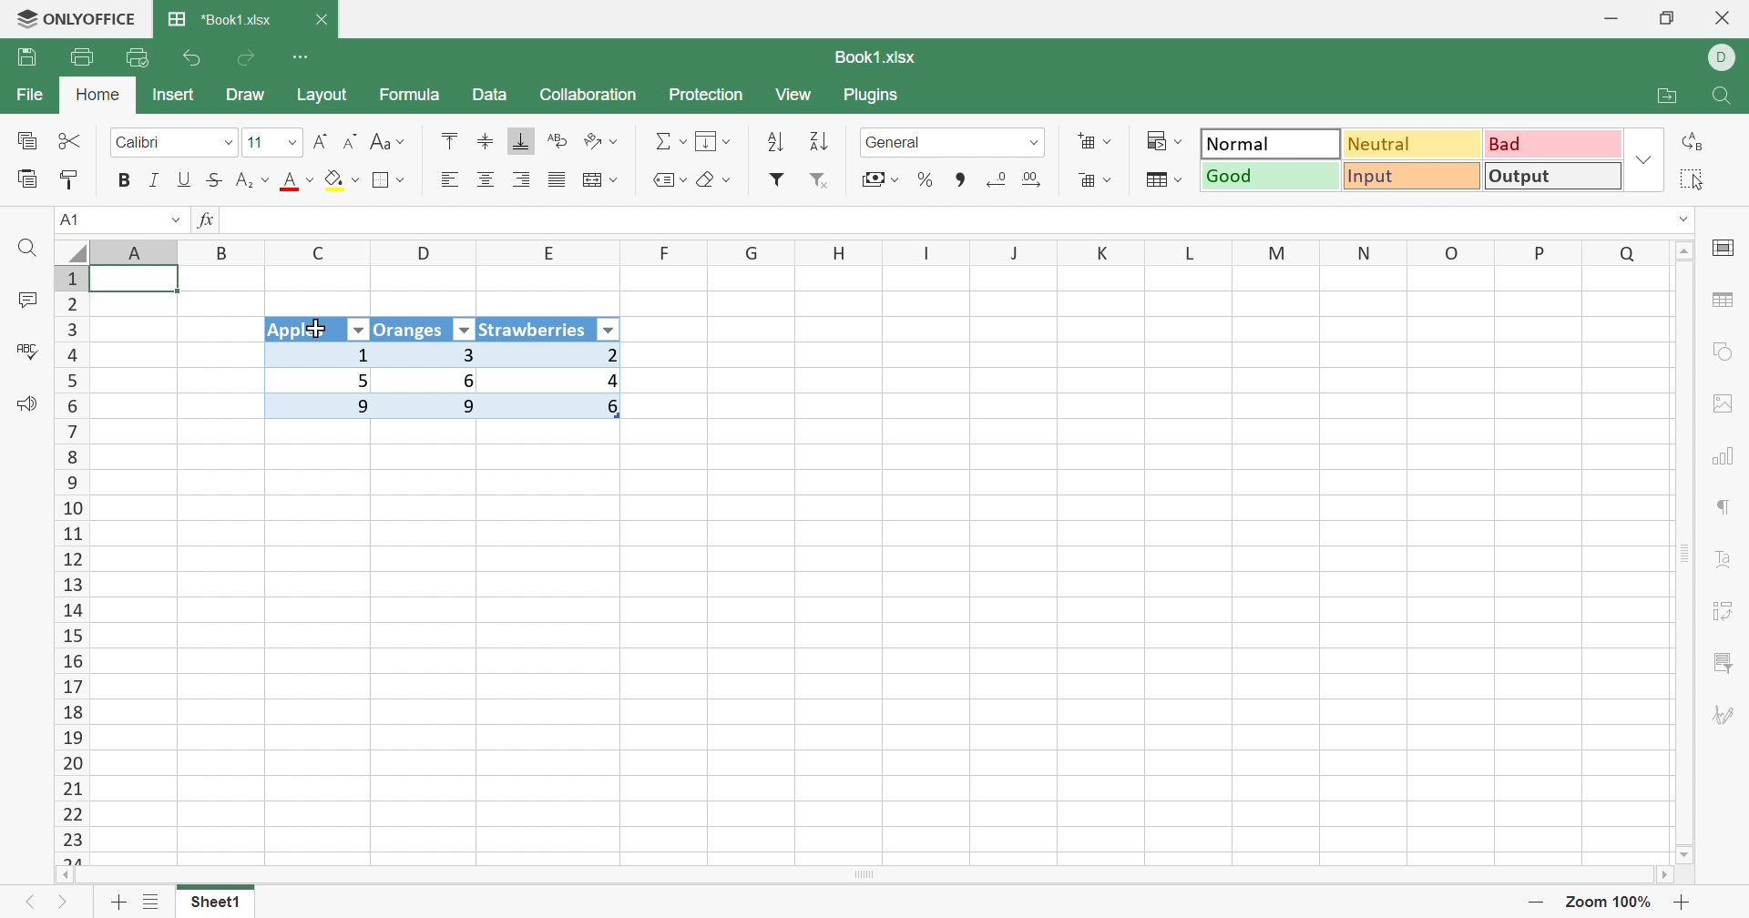 The image size is (1749, 918). Describe the element at coordinates (125, 179) in the screenshot. I see `Bold` at that location.